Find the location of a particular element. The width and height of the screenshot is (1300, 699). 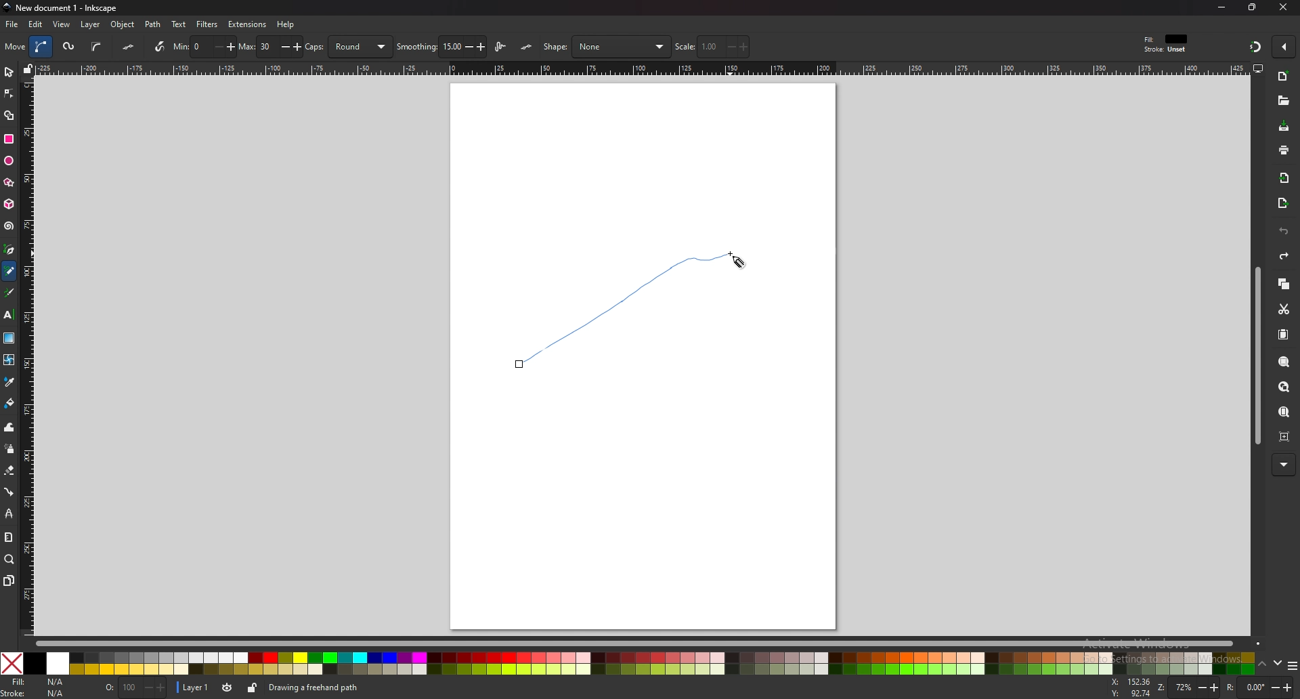

bezier path is located at coordinates (43, 46).